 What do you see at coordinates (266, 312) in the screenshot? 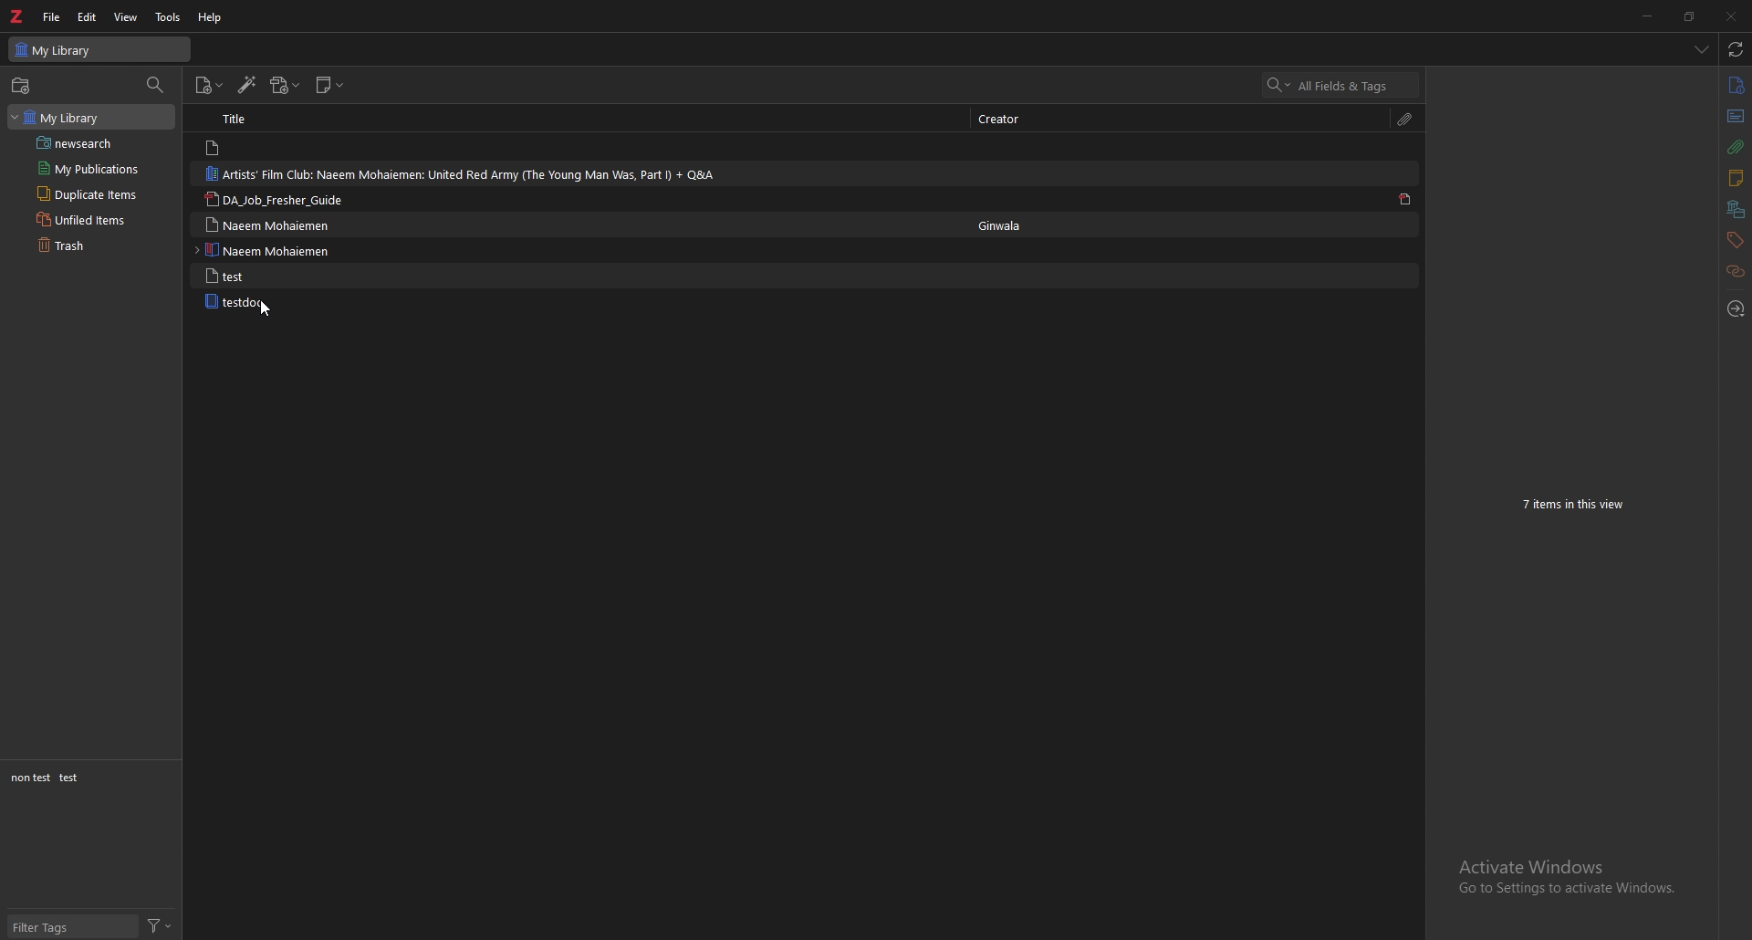
I see `cursor` at bounding box center [266, 312].